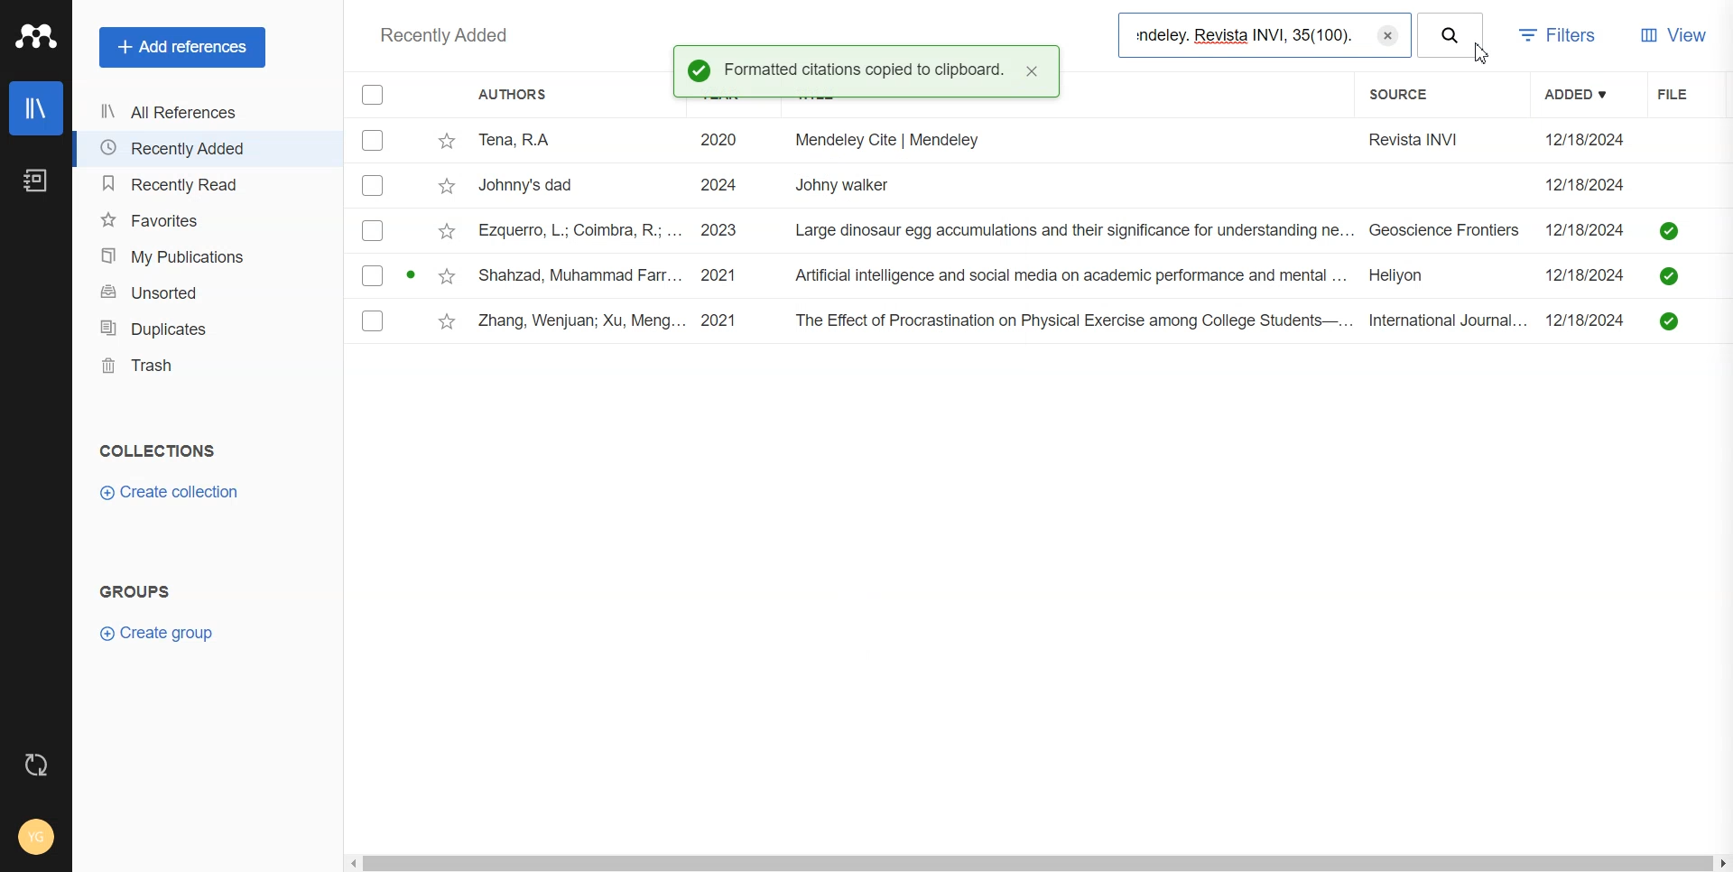 The image size is (1733, 872). Describe the element at coordinates (446, 274) in the screenshot. I see `Star` at that location.